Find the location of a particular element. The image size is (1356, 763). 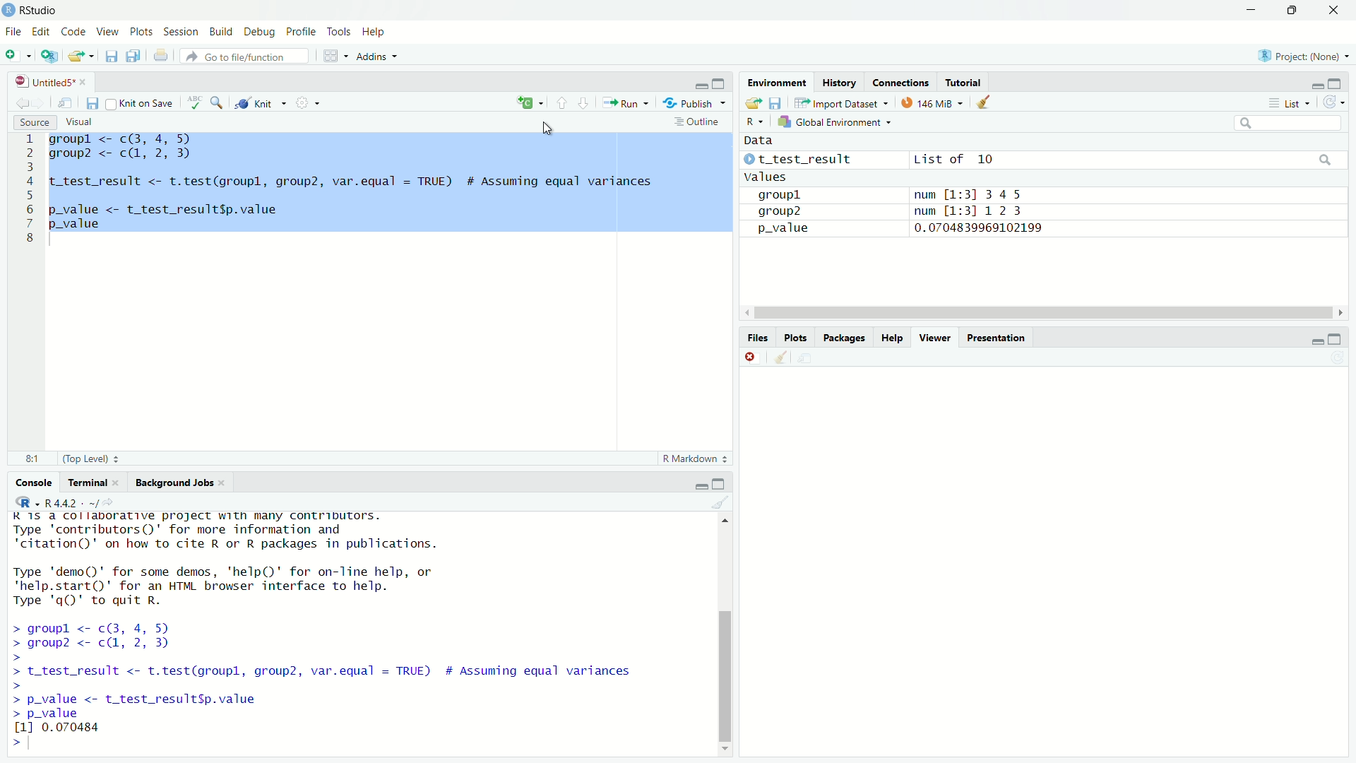

Visual is located at coordinates (83, 122).